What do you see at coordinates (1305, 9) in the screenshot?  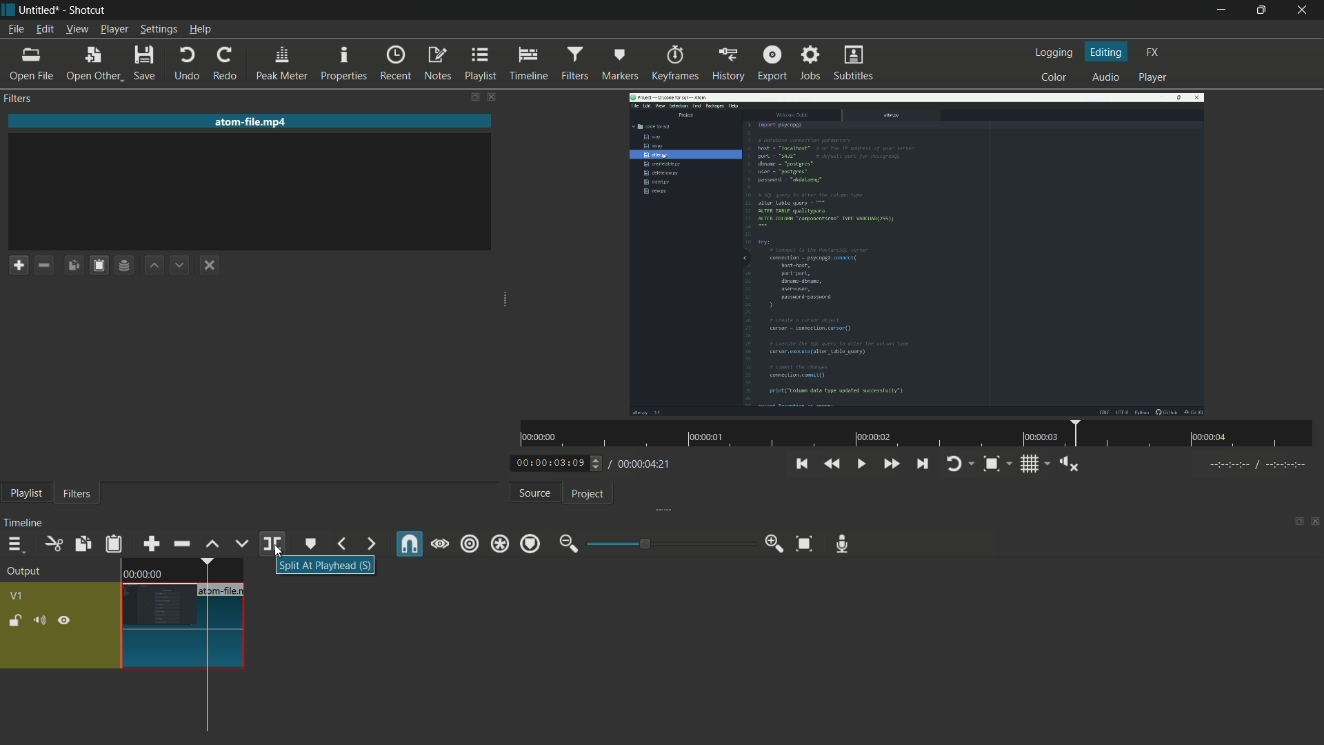 I see `close app` at bounding box center [1305, 9].